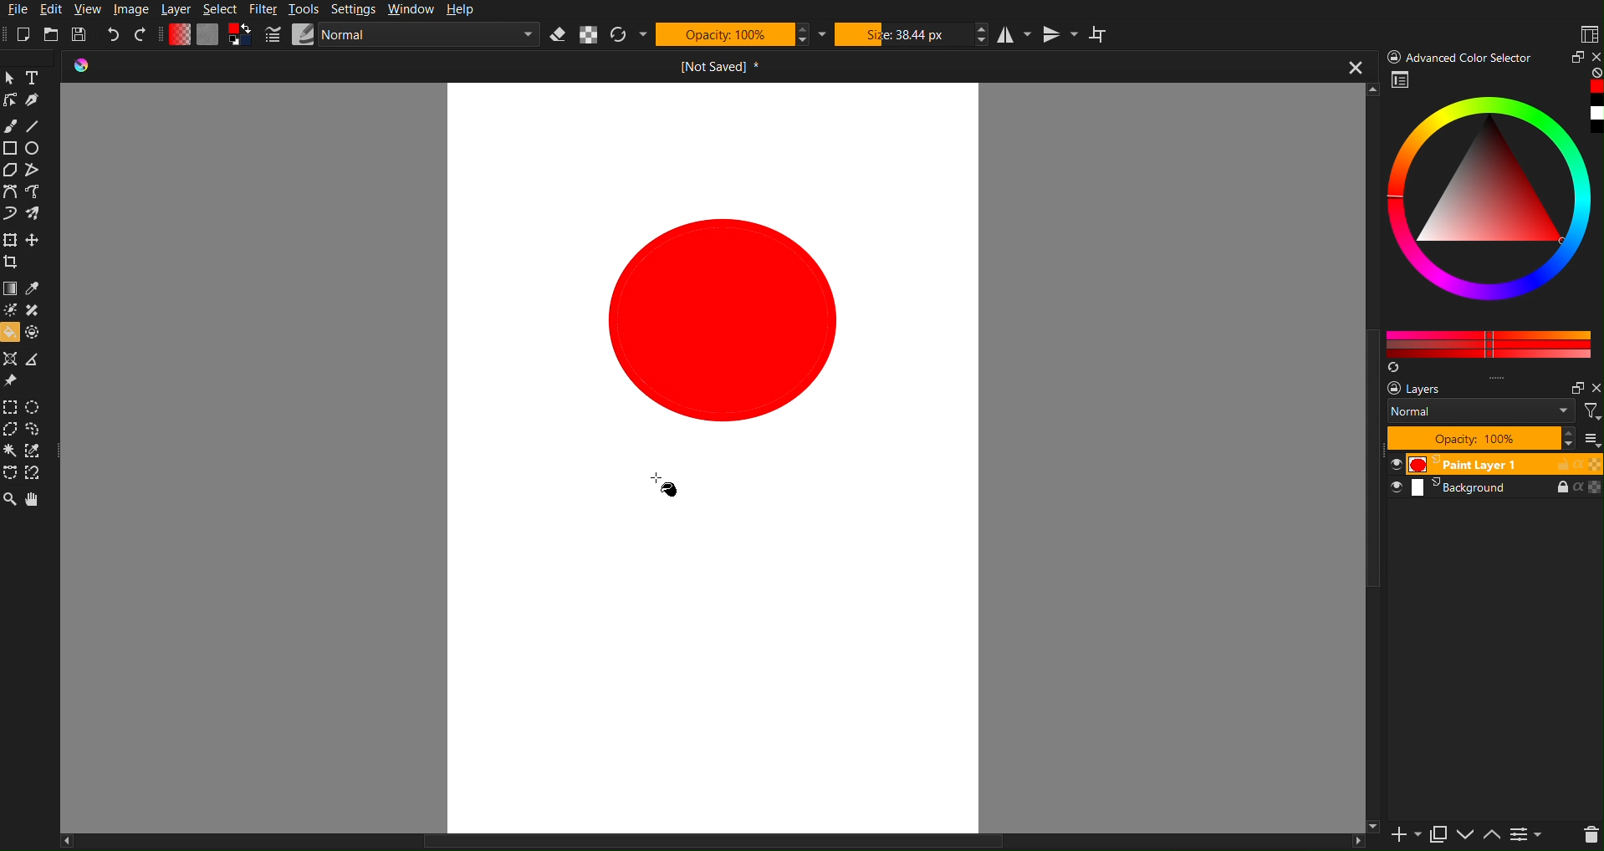 This screenshot has height=851, width=1604. I want to click on Alpha , so click(590, 36).